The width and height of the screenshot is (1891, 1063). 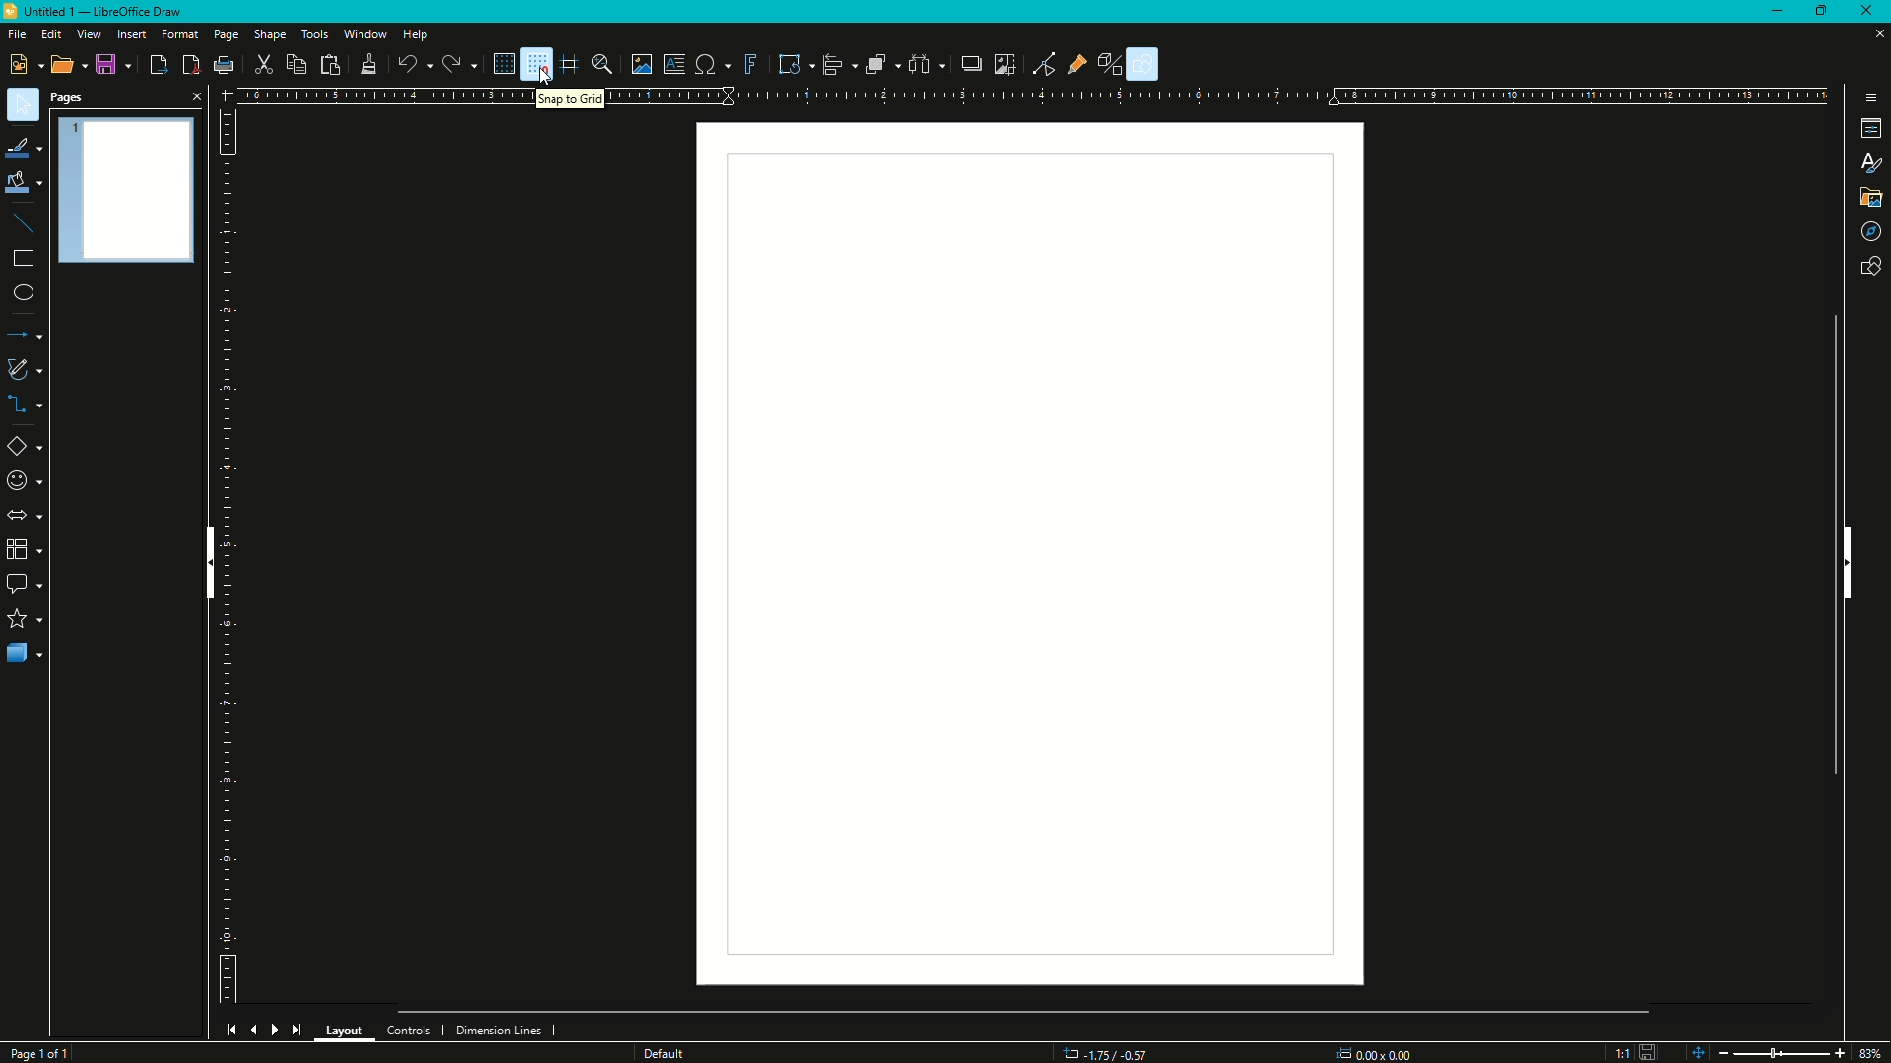 I want to click on Insert Fontwork text, so click(x=745, y=63).